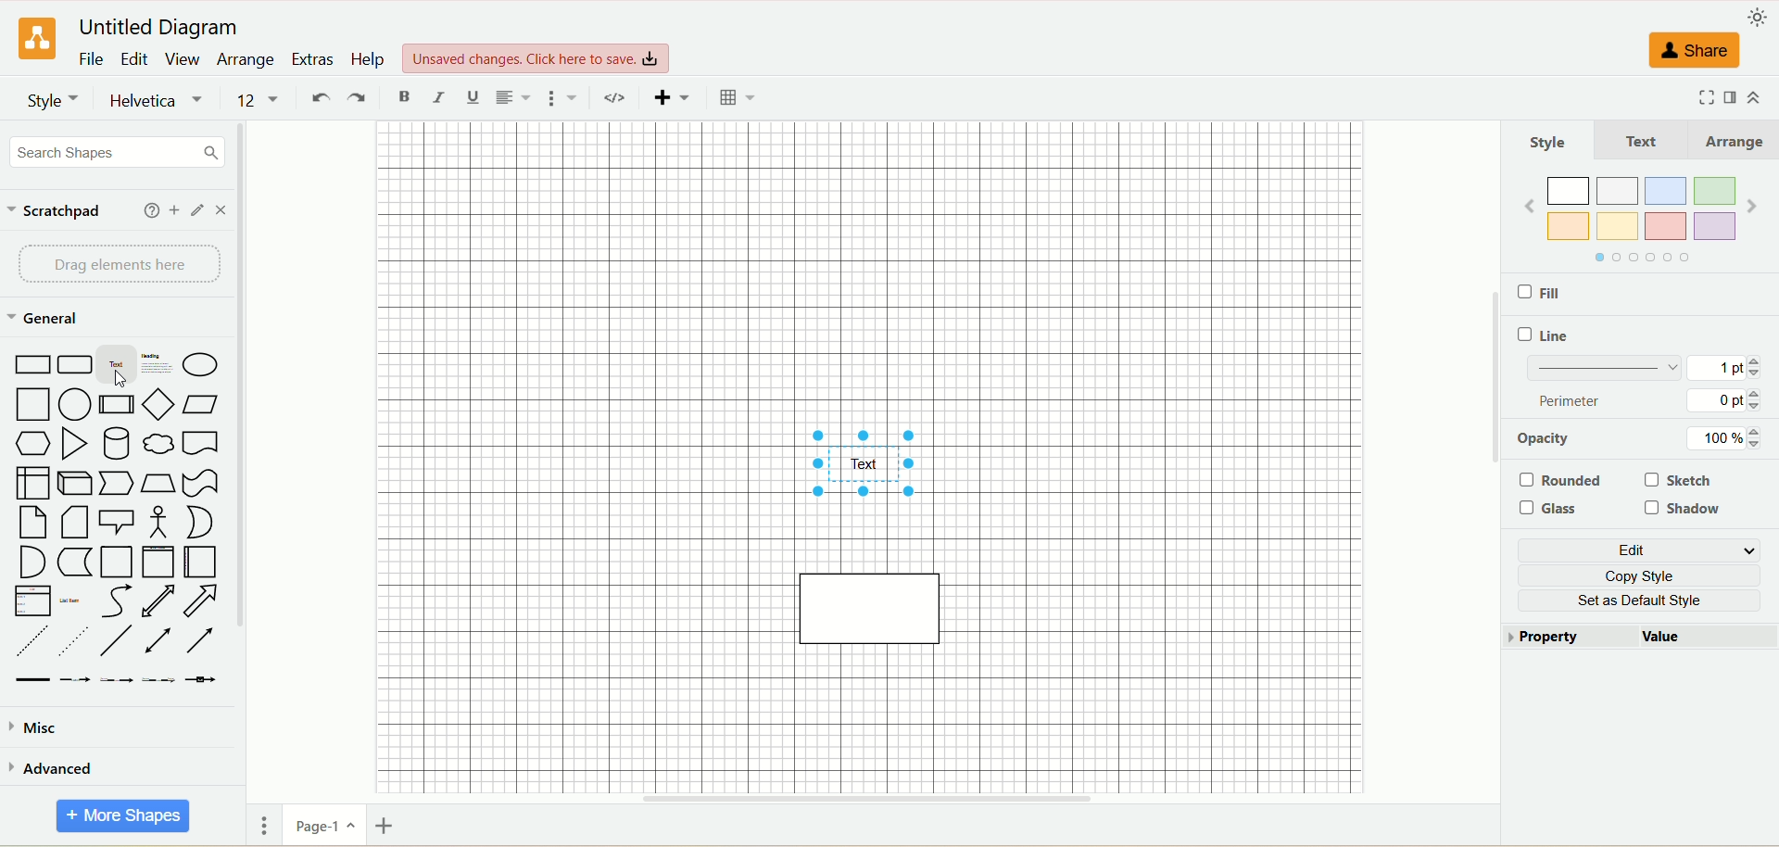 The width and height of the screenshot is (1779, 847). Describe the element at coordinates (322, 100) in the screenshot. I see `undo` at that location.